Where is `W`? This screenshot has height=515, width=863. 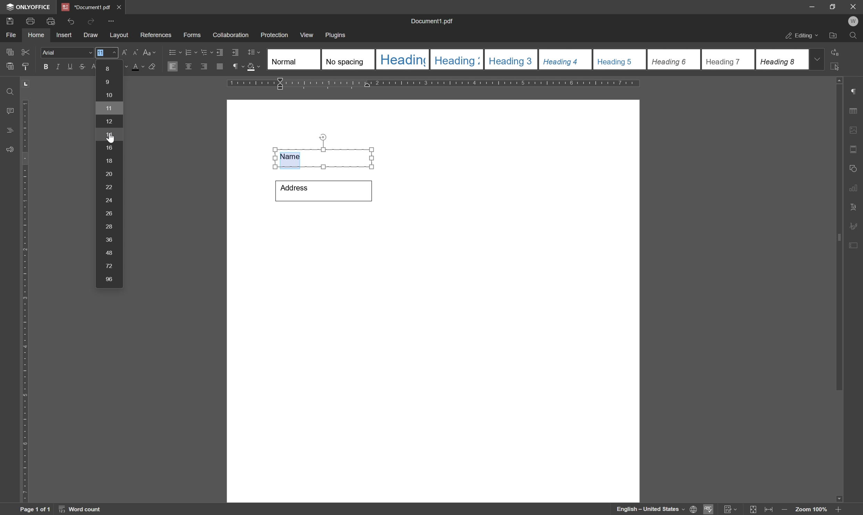 W is located at coordinates (854, 21).